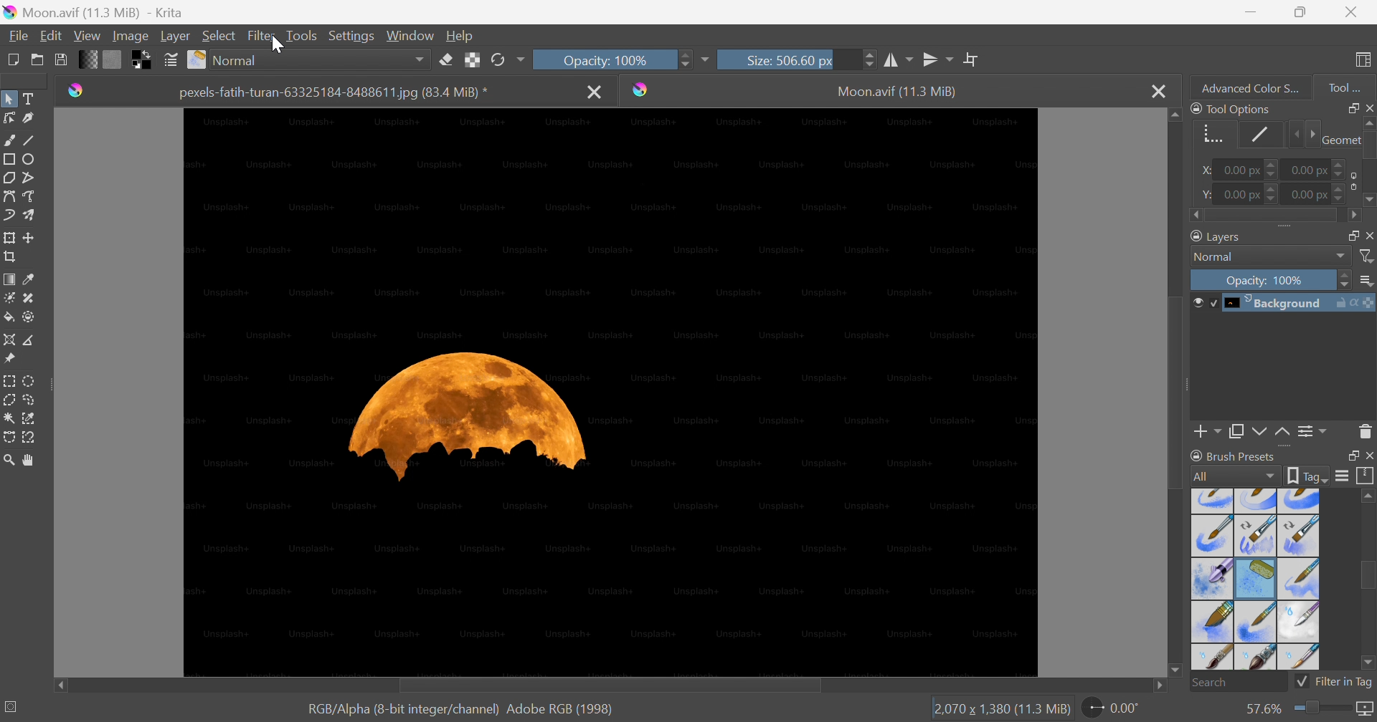  Describe the element at coordinates (219, 35) in the screenshot. I see `Select` at that location.